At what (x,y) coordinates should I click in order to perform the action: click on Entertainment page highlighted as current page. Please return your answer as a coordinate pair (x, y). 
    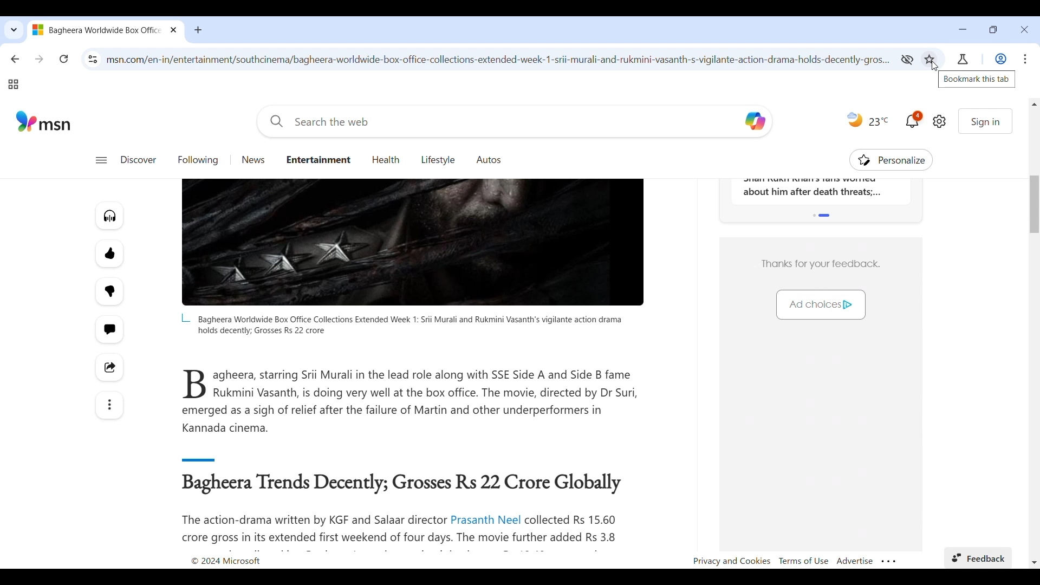
    Looking at the image, I should click on (318, 159).